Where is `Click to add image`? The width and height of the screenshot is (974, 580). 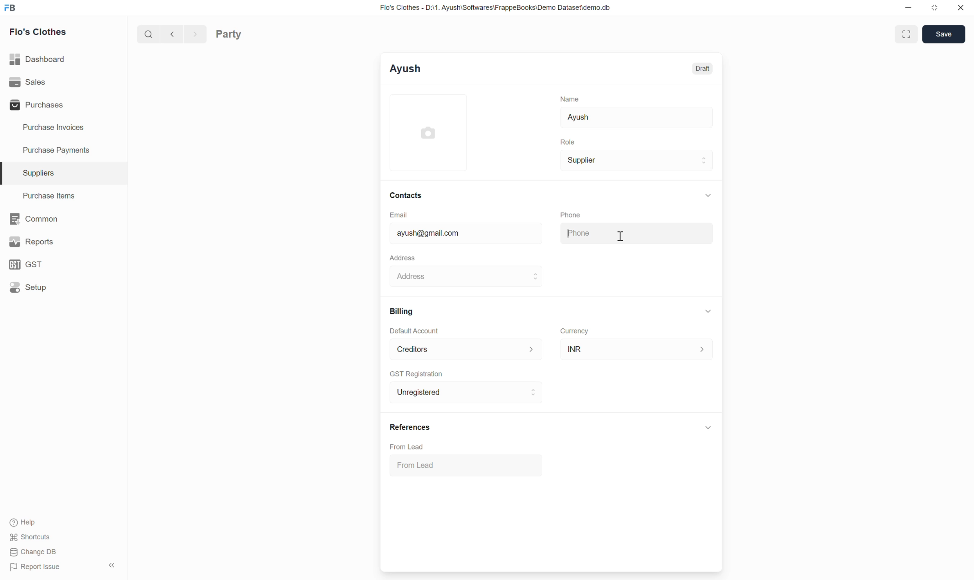 Click to add image is located at coordinates (428, 132).